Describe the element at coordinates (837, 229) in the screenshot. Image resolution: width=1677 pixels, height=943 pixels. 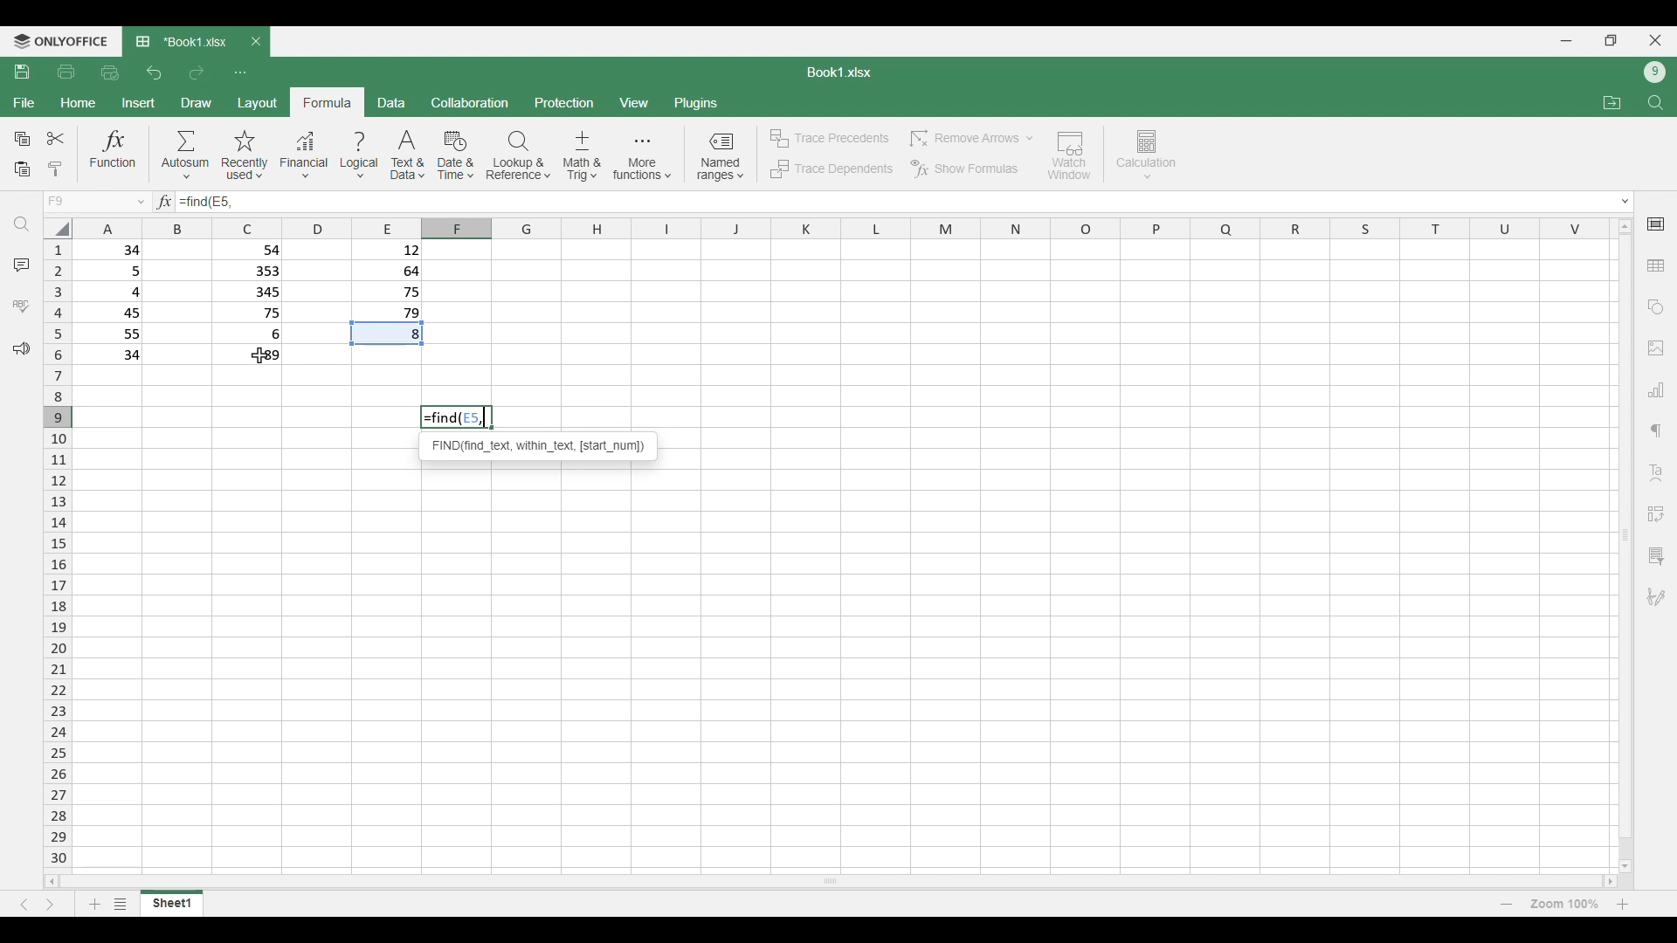
I see `Indicates columns` at that location.